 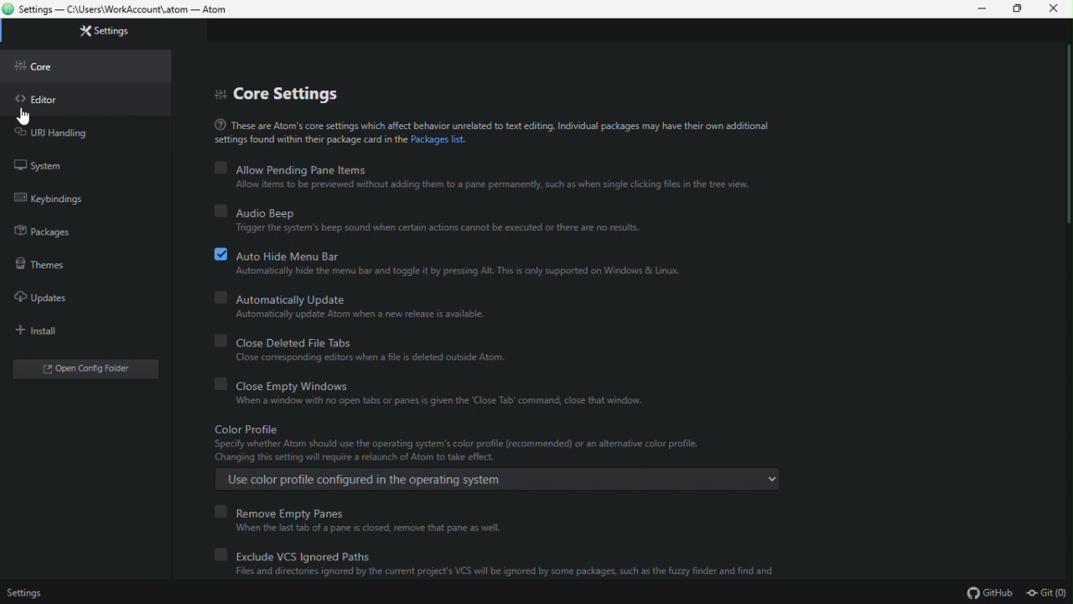 What do you see at coordinates (439, 384) in the screenshot?
I see `Close empty Windows` at bounding box center [439, 384].